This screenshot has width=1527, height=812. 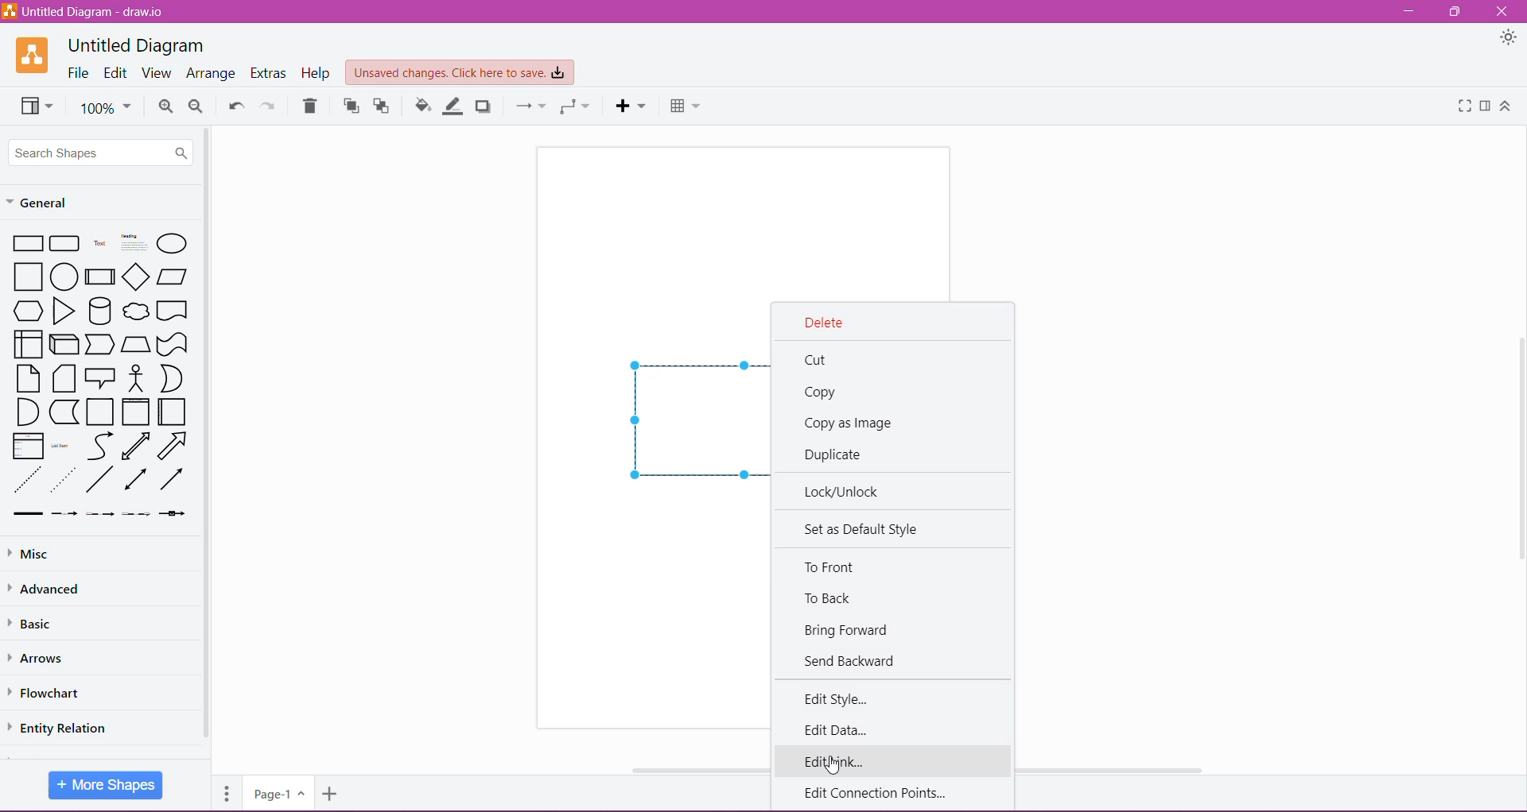 I want to click on To Back, so click(x=830, y=598).